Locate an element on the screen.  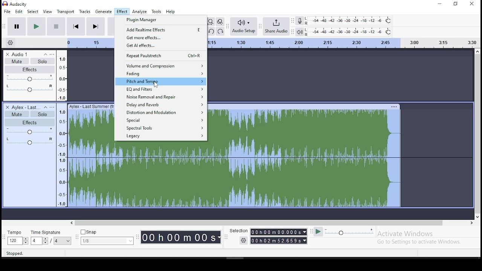
get more effects is located at coordinates (161, 38).